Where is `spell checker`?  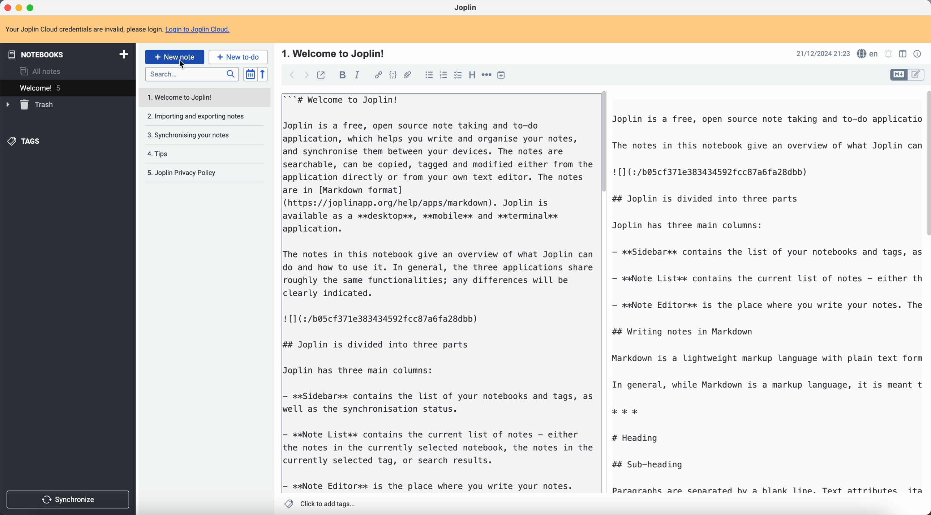
spell checker is located at coordinates (867, 54).